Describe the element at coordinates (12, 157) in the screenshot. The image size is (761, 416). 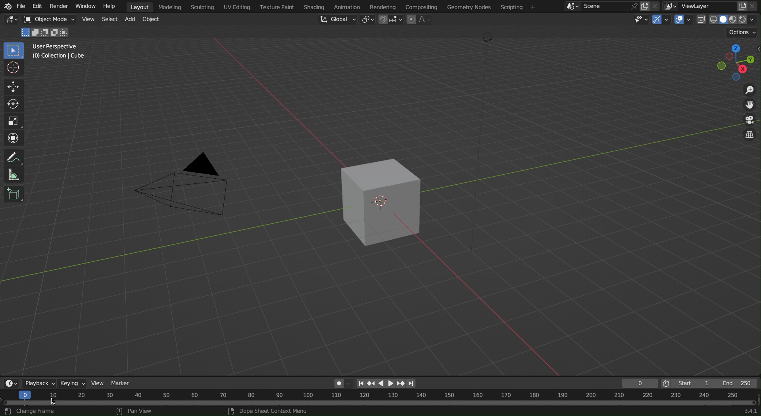
I see `Annotate` at that location.